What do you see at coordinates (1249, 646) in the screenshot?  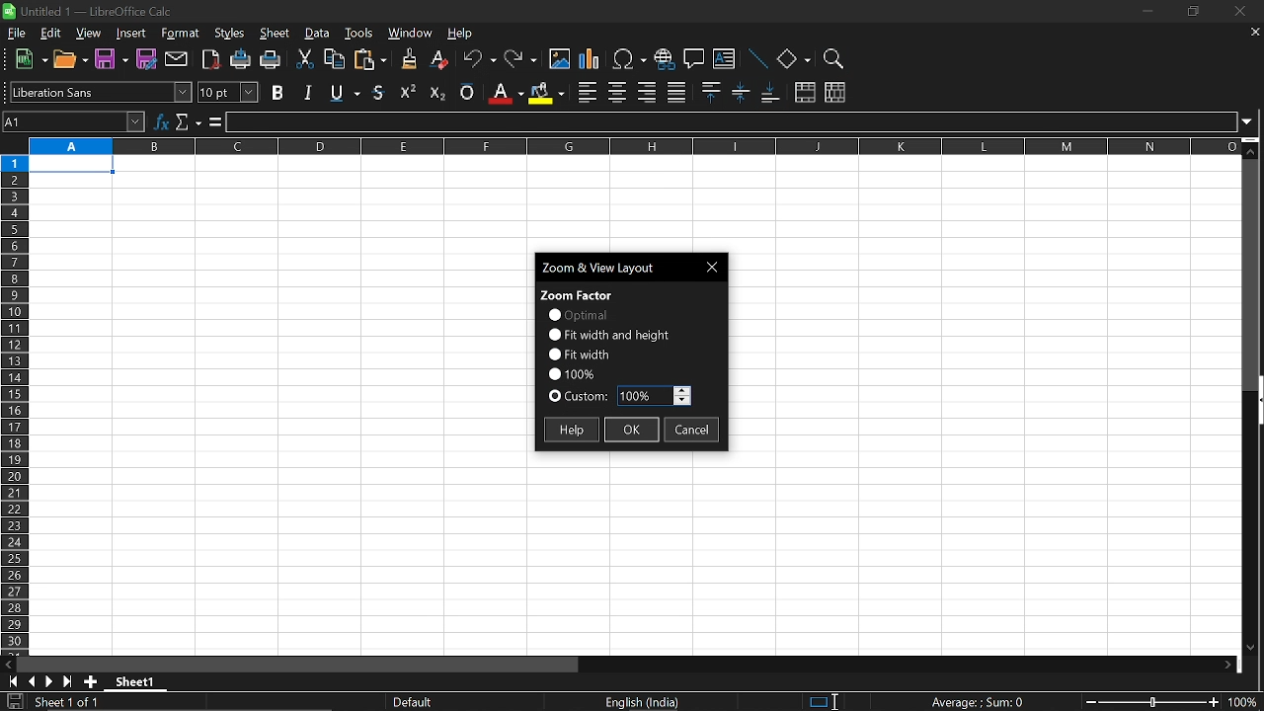 I see `Move down` at bounding box center [1249, 646].